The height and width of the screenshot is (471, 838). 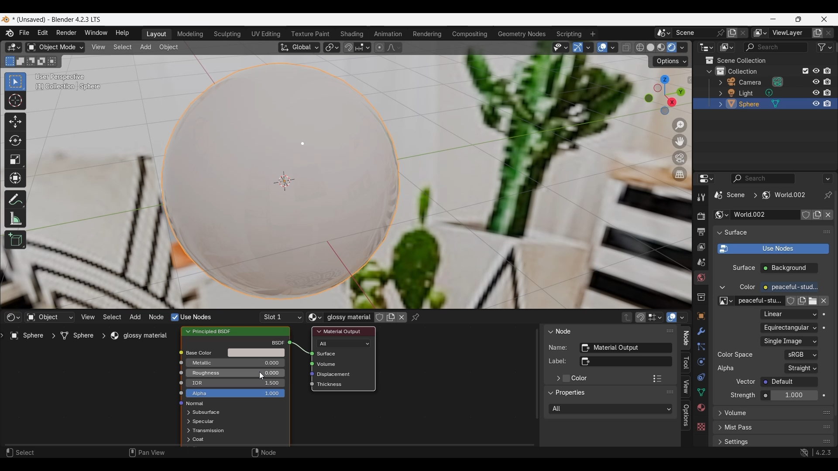 I want to click on Unlink data-block, so click(x=828, y=215).